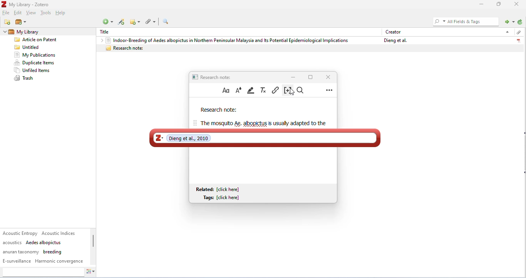 The image size is (526, 278). I want to click on minimize, so click(480, 4).